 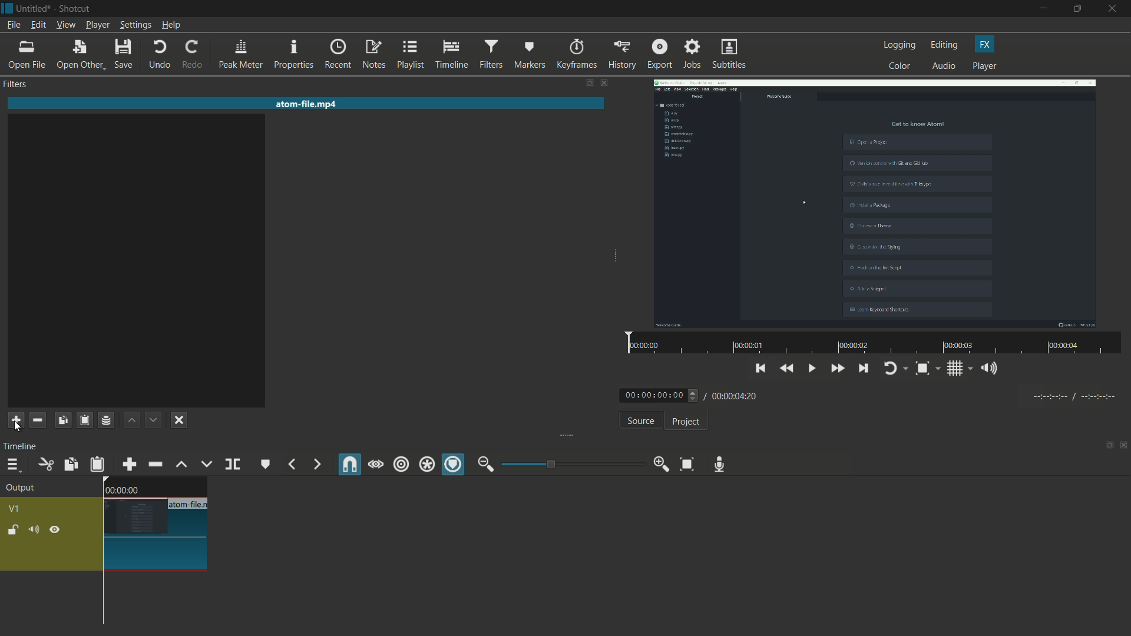 I want to click on zoom bar, so click(x=568, y=463).